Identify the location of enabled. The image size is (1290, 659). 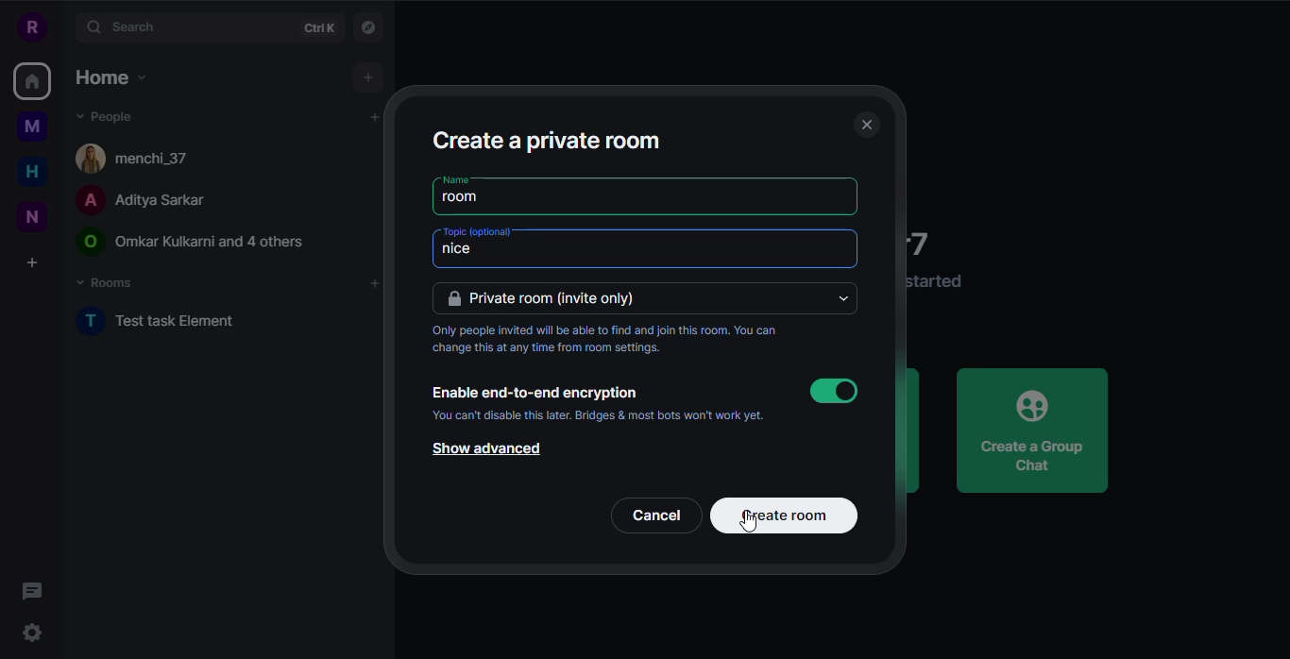
(834, 391).